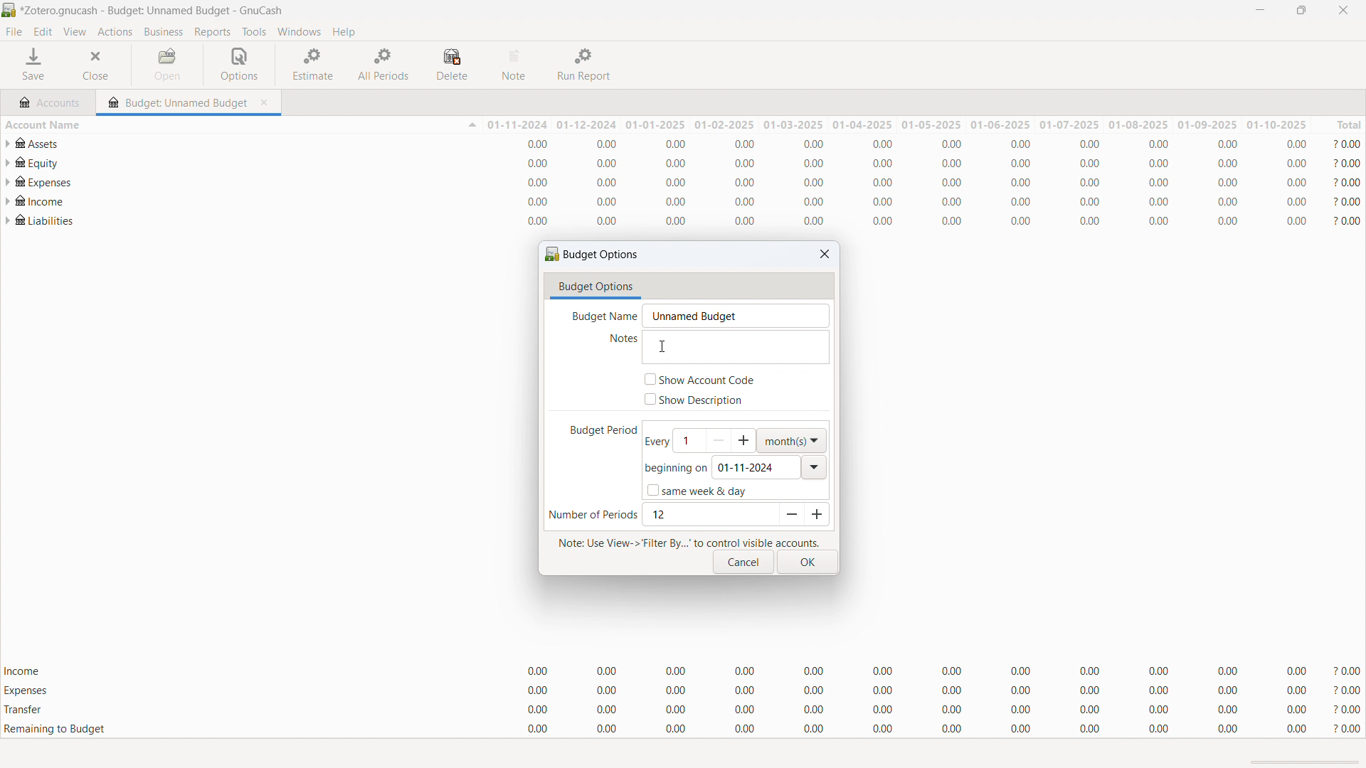 The height and width of the screenshot is (768, 1366). Describe the element at coordinates (595, 432) in the screenshot. I see `budget period` at that location.